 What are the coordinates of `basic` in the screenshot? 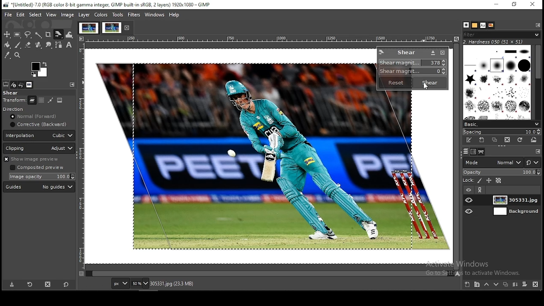 It's located at (501, 125).